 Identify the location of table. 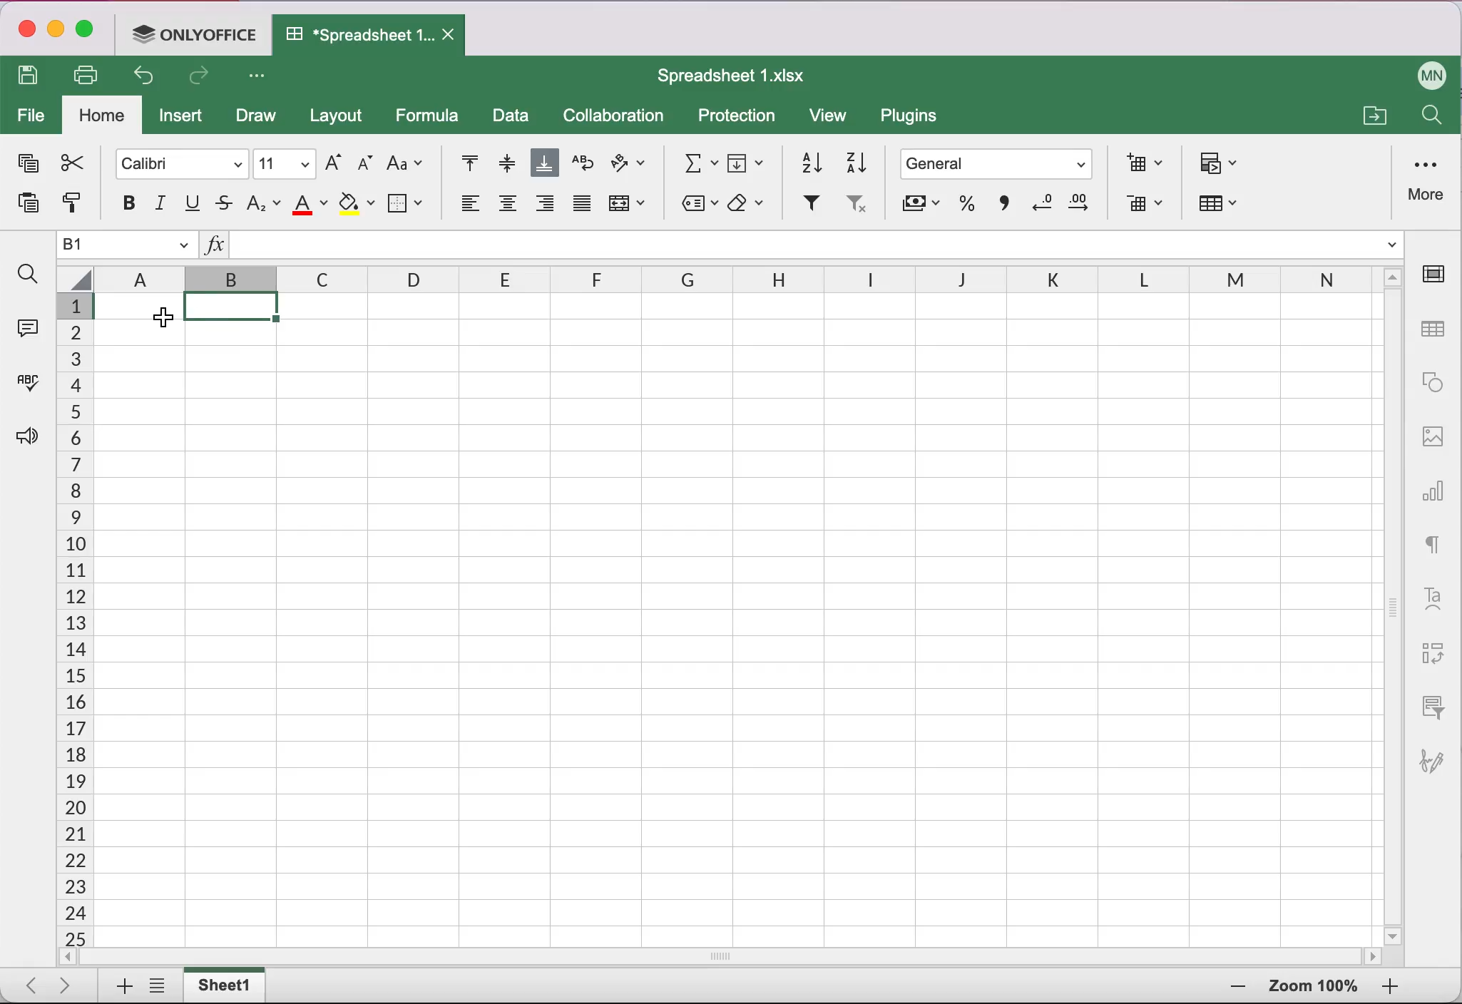
(1435, 330).